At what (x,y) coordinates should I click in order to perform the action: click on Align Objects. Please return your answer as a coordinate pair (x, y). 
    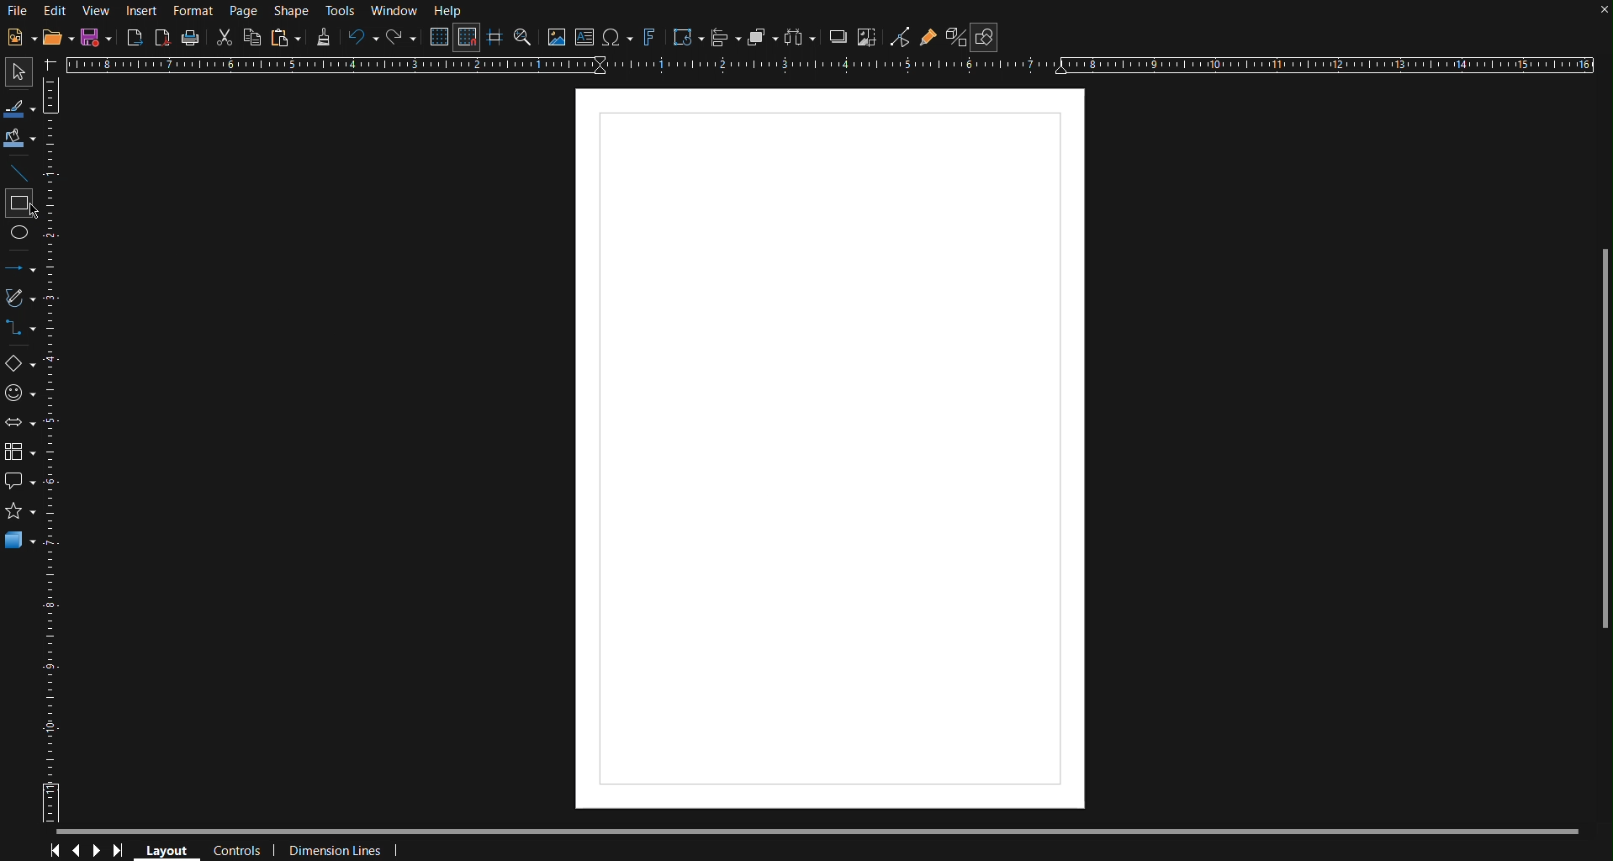
    Looking at the image, I should click on (726, 37).